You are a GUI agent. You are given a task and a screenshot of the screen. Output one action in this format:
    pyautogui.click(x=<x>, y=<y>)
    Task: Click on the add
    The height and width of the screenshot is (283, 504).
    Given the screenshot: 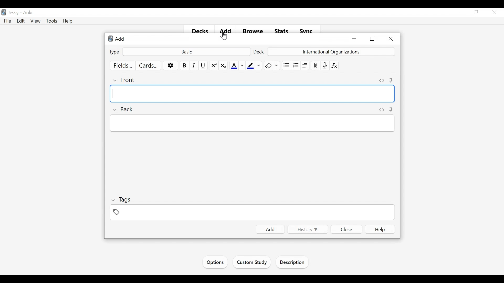 What is the action you would take?
    pyautogui.click(x=223, y=29)
    